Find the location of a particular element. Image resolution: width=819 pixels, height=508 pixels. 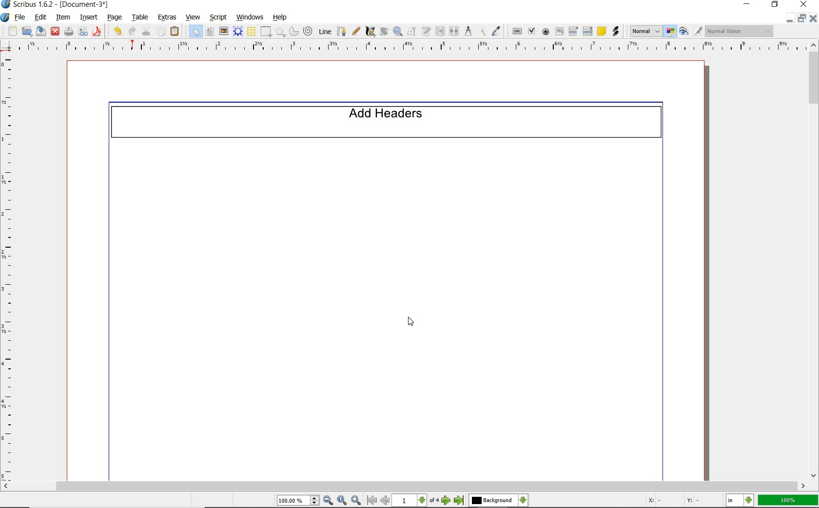

edit text with story editor is located at coordinates (426, 31).